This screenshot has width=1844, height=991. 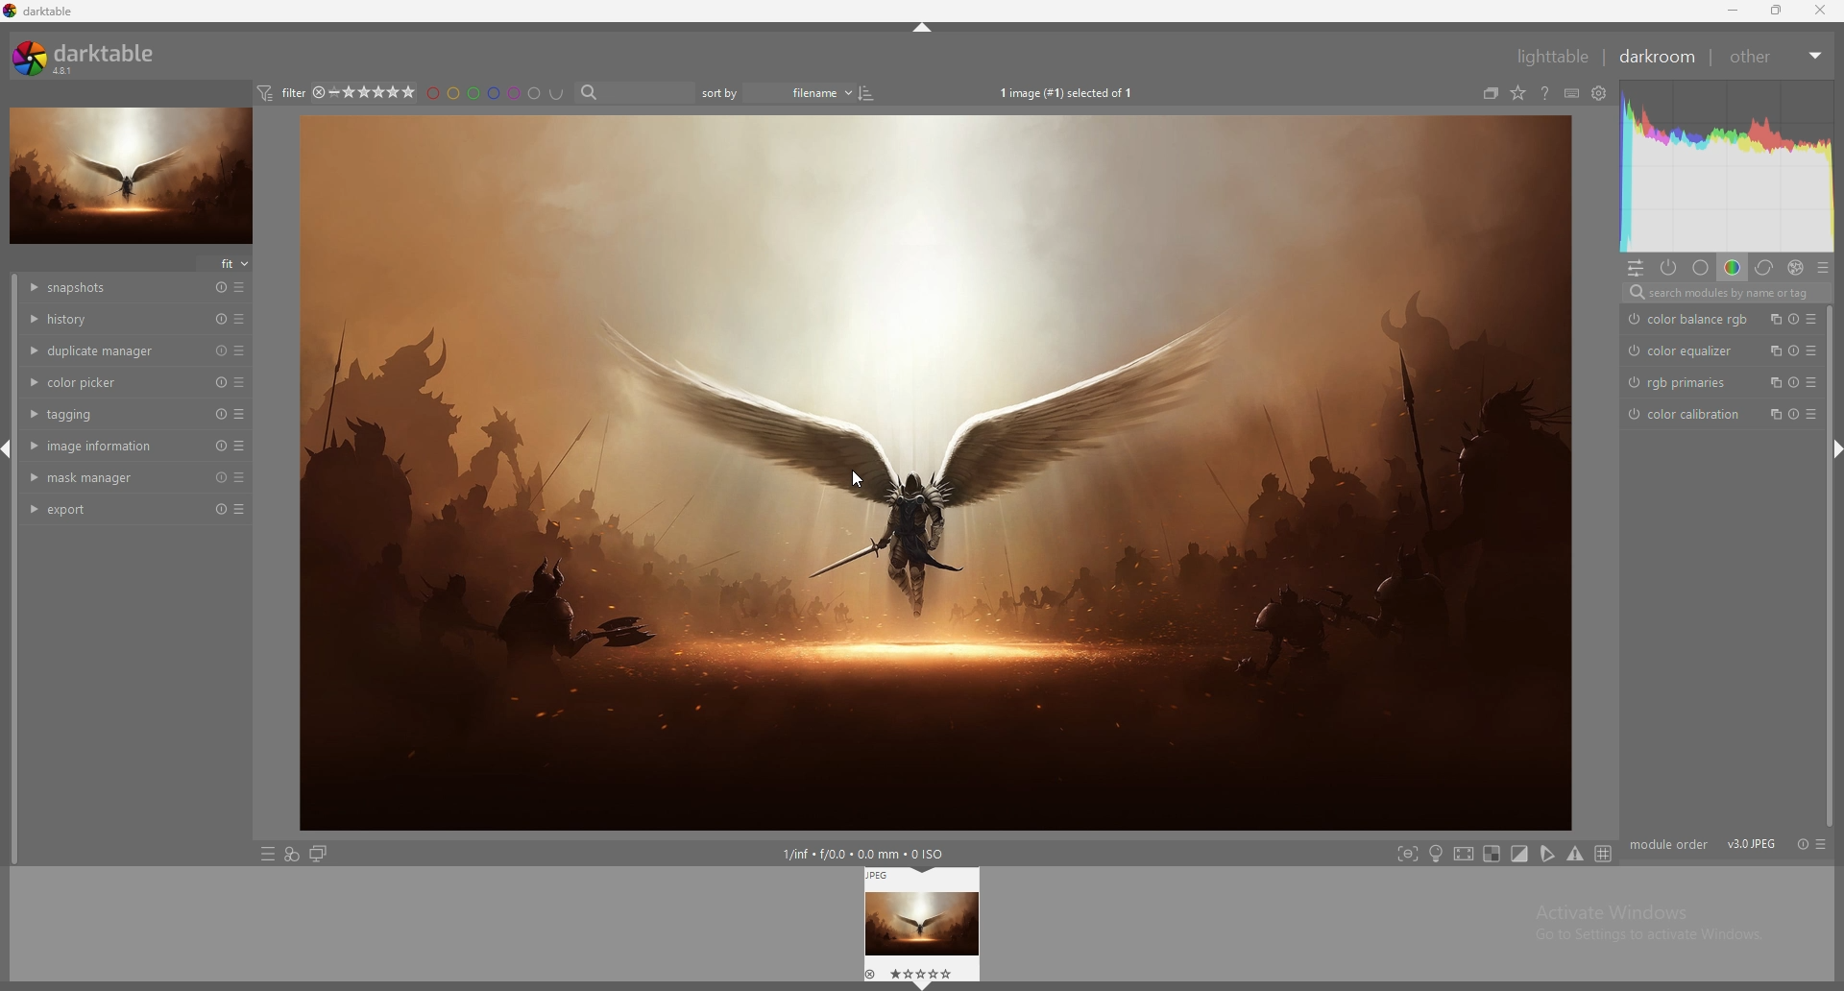 What do you see at coordinates (1701, 268) in the screenshot?
I see `base` at bounding box center [1701, 268].